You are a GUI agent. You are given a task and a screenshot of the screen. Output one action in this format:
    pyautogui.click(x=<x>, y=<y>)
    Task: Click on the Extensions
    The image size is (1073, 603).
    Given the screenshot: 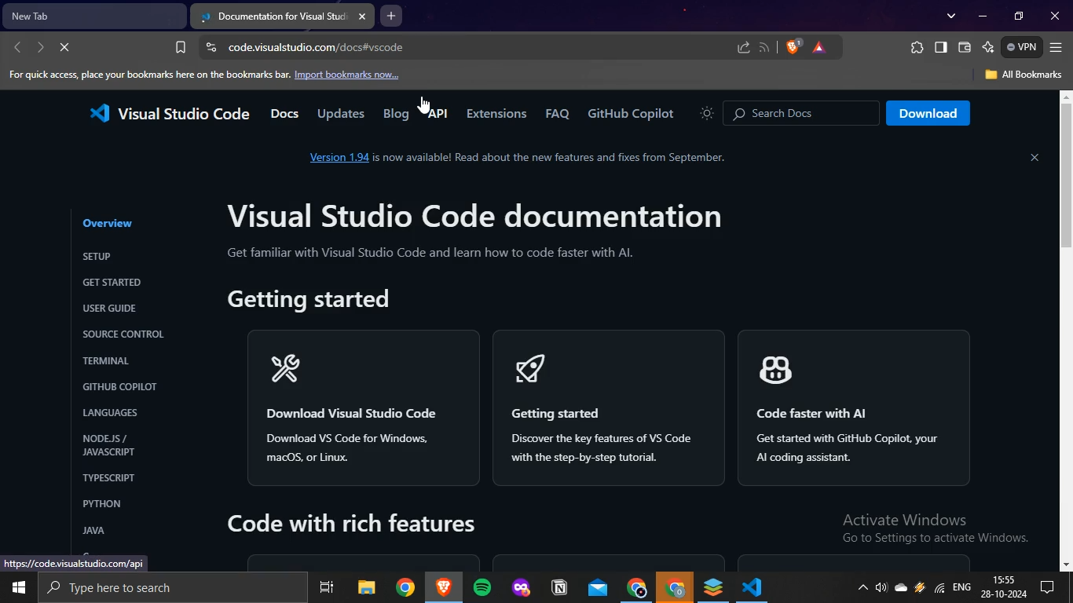 What is the action you would take?
    pyautogui.click(x=494, y=114)
    